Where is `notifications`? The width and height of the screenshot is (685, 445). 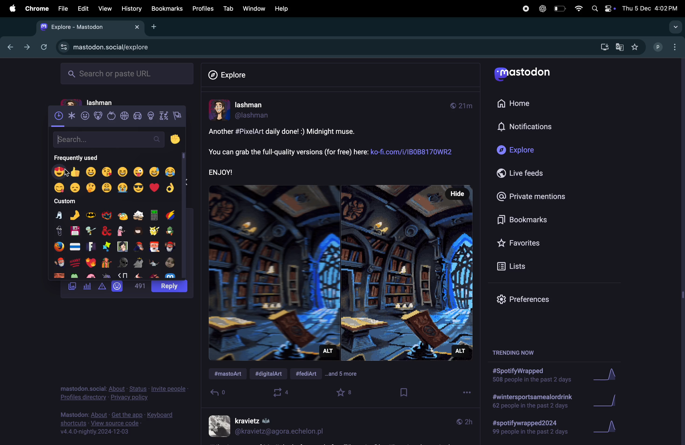
notifications is located at coordinates (546, 128).